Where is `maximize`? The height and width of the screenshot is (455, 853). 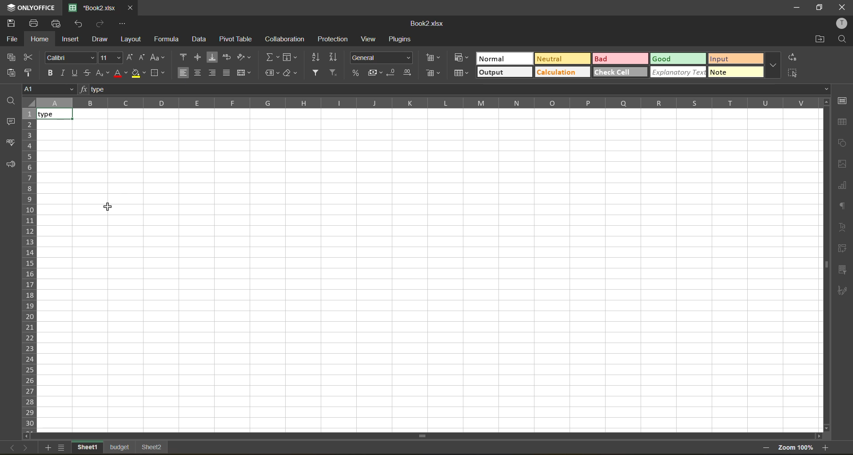 maximize is located at coordinates (821, 8).